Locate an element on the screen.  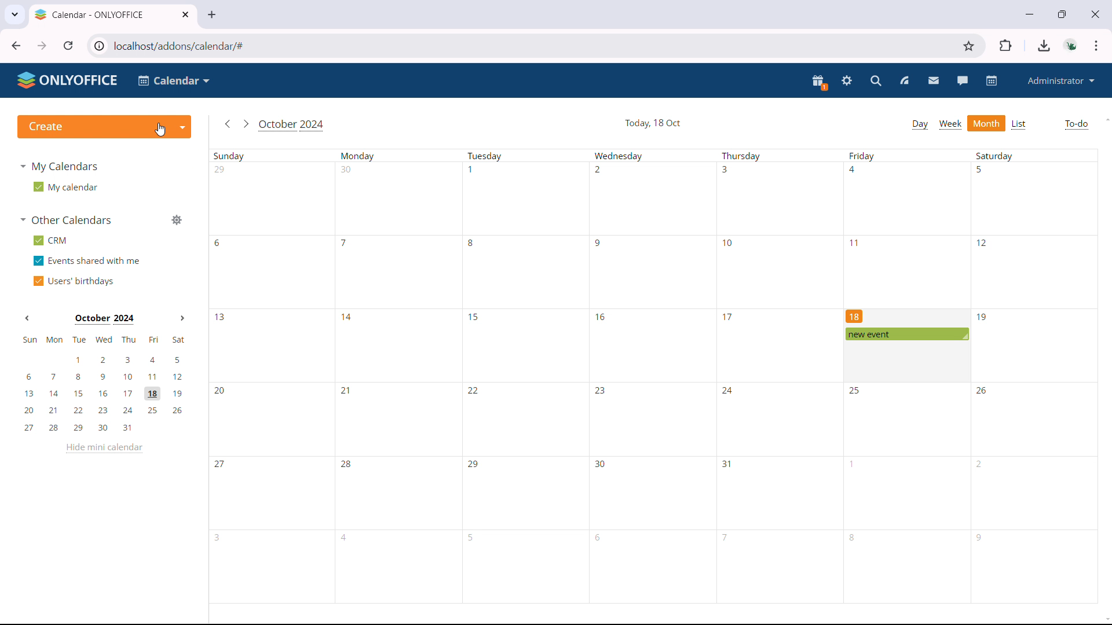
customize & control is located at coordinates (1096, 46).